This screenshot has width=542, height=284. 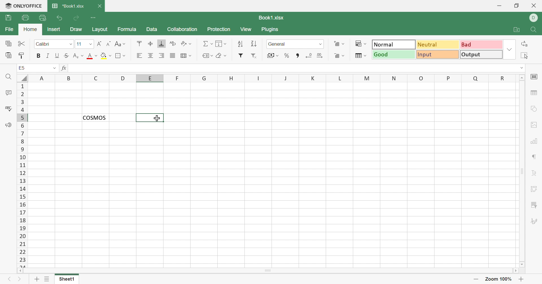 What do you see at coordinates (222, 56) in the screenshot?
I see `Clear` at bounding box center [222, 56].